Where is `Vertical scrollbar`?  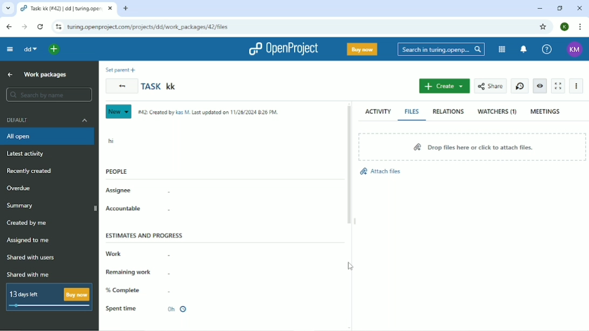 Vertical scrollbar is located at coordinates (348, 165).